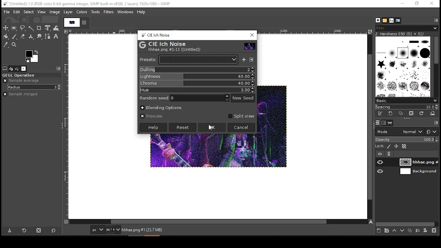  I want to click on chroma, so click(197, 83).